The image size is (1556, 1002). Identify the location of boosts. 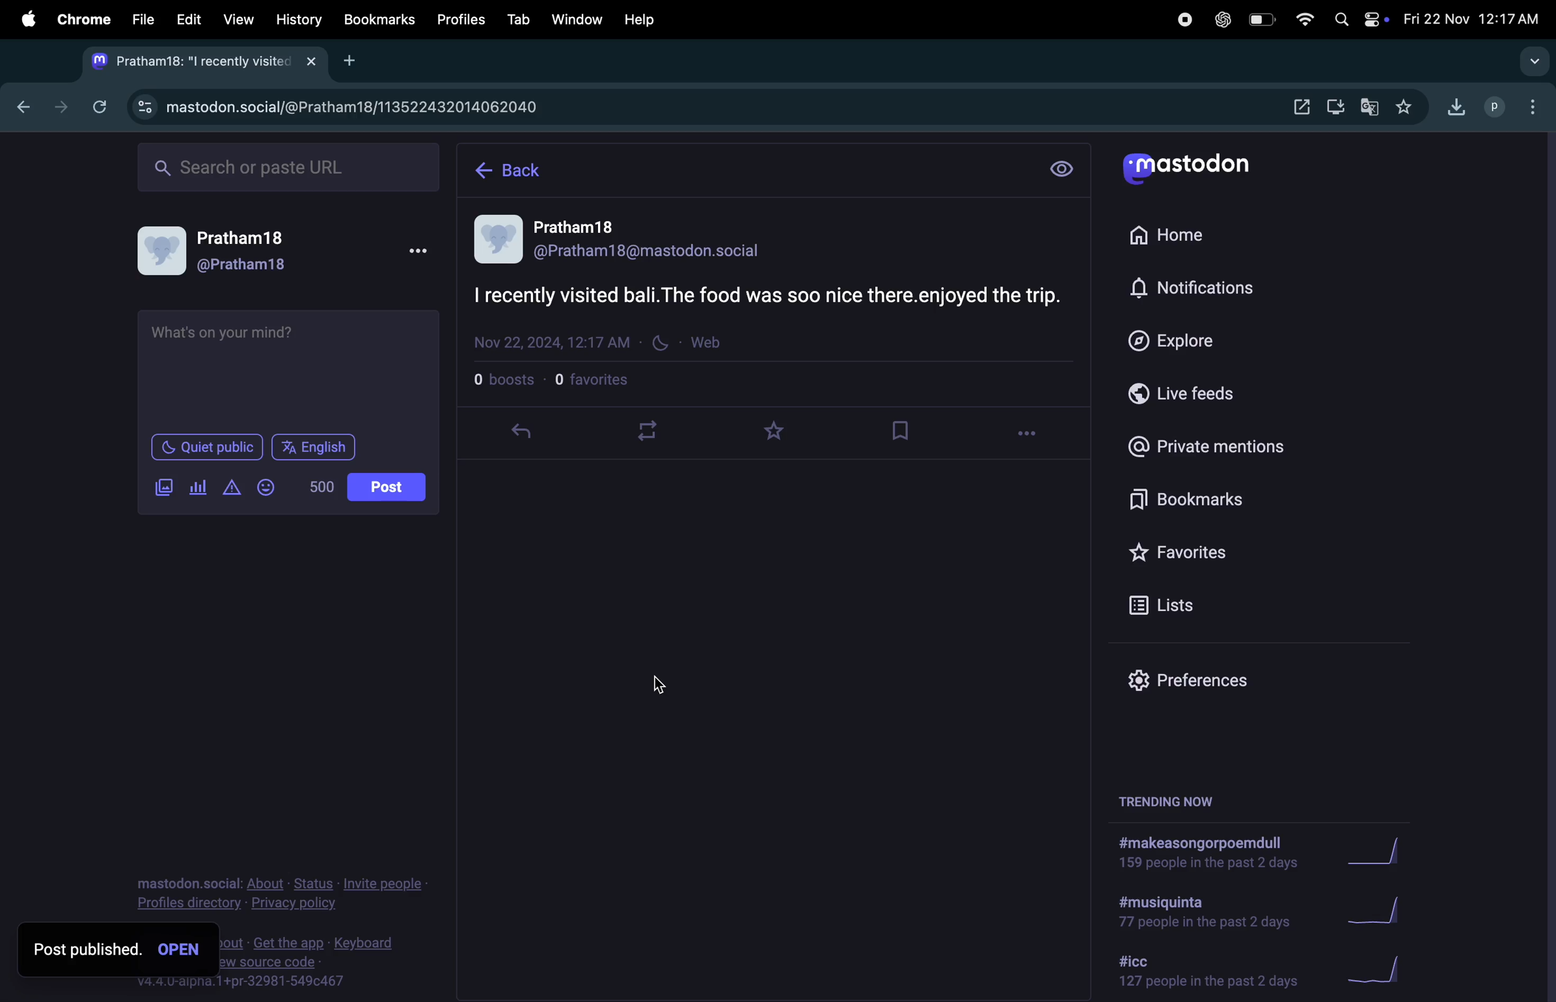
(508, 381).